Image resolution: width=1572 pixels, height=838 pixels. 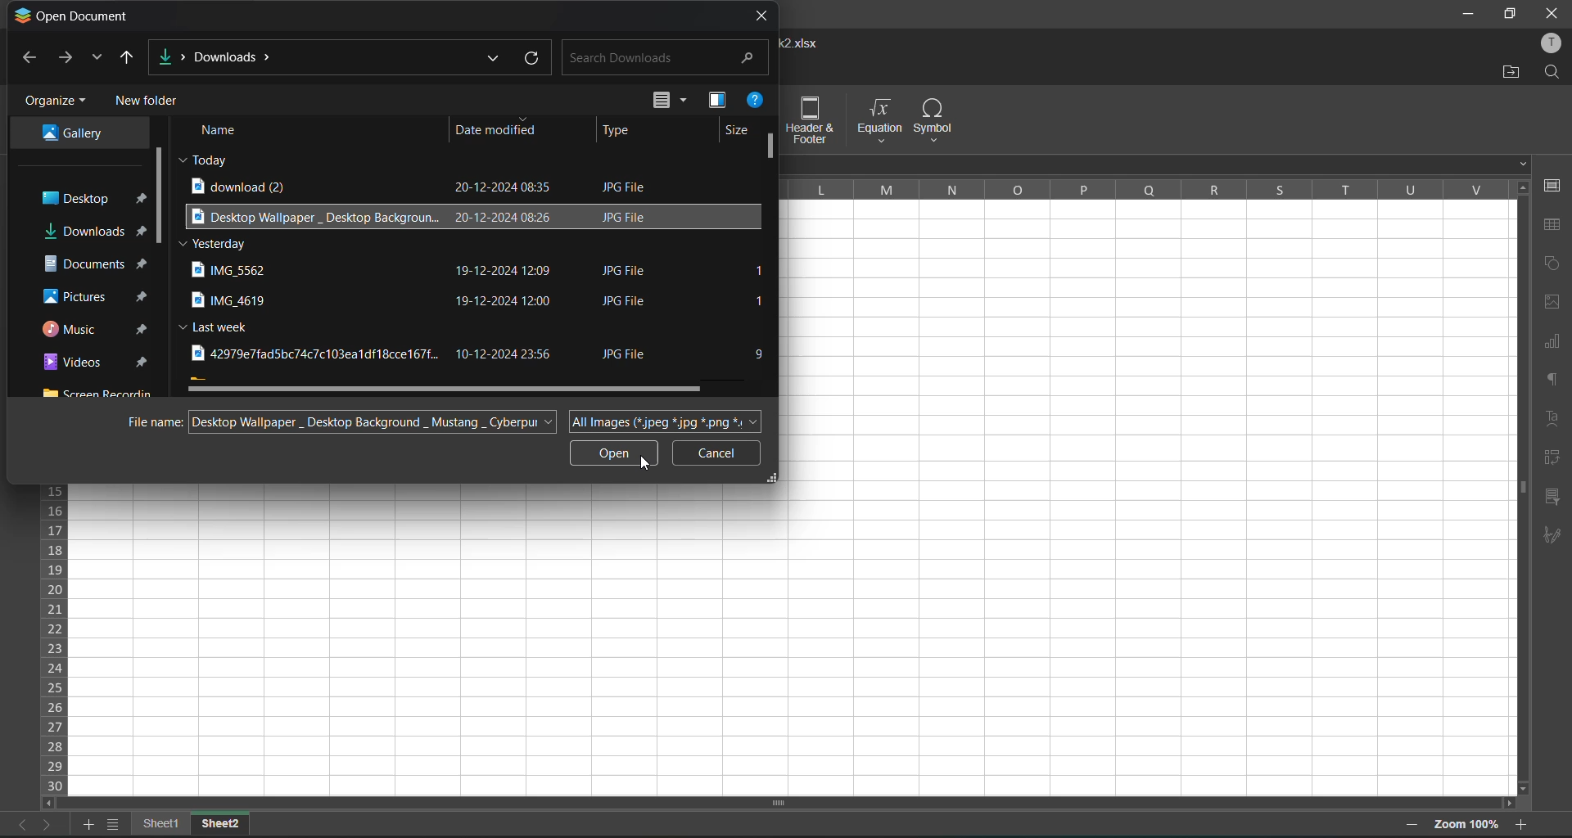 I want to click on back, so click(x=29, y=61).